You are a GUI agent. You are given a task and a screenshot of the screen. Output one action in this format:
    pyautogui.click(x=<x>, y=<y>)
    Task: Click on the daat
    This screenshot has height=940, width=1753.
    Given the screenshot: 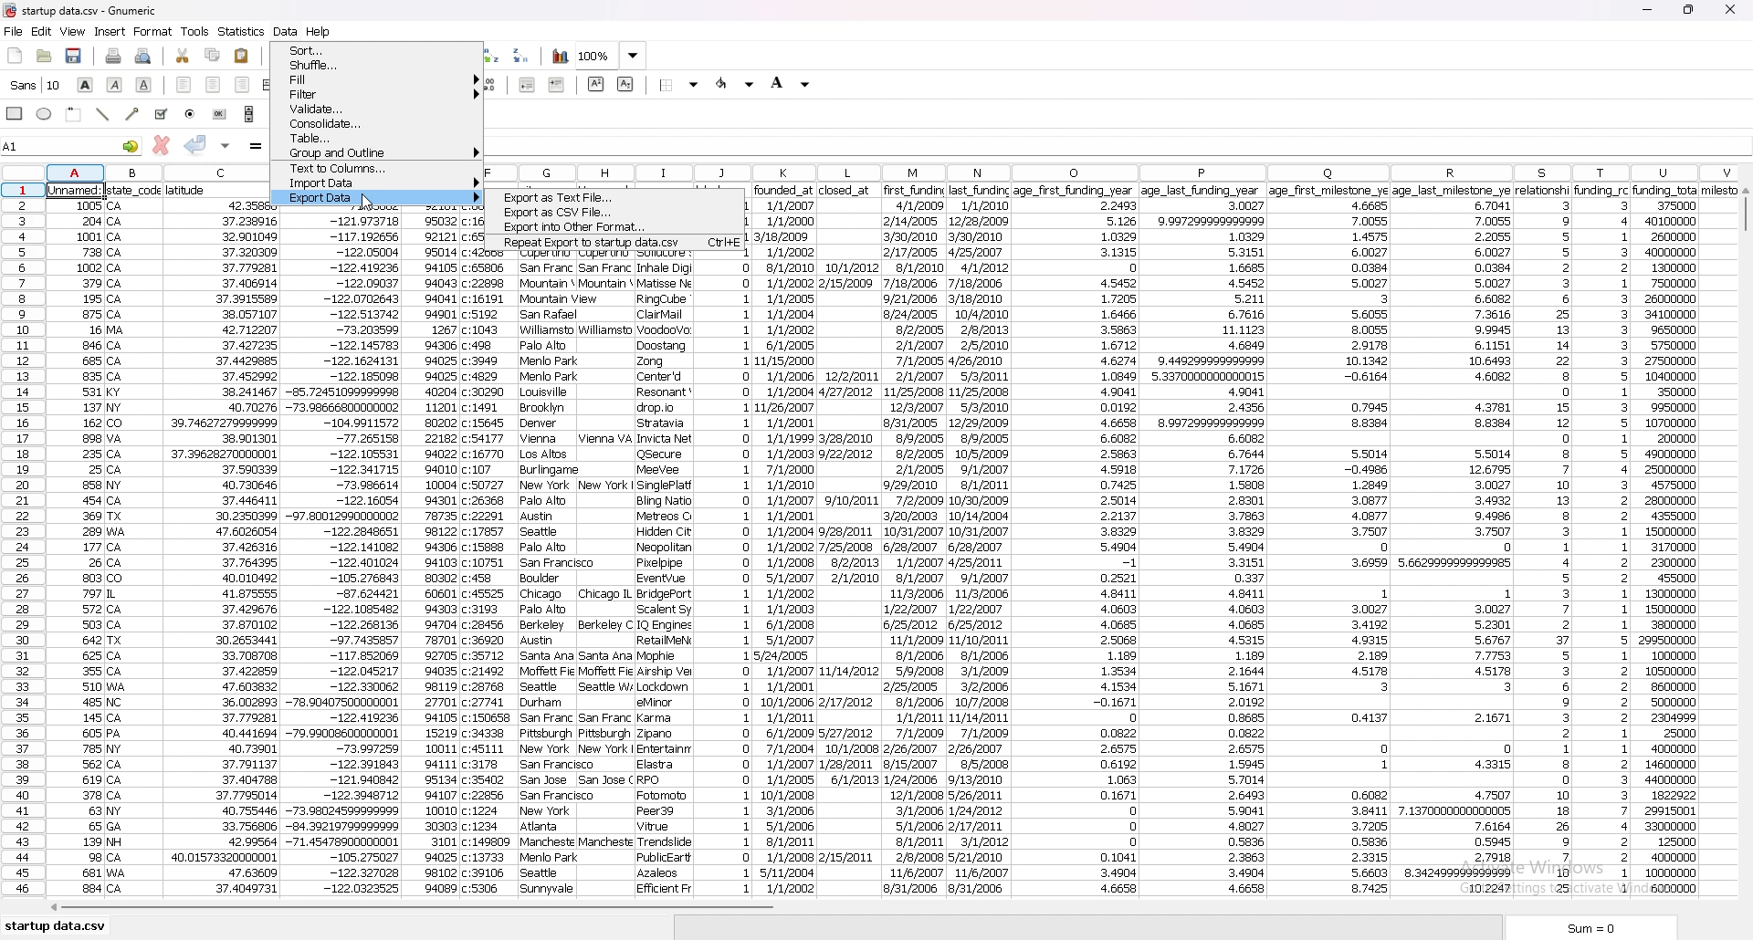 What is the action you would take?
    pyautogui.click(x=1681, y=539)
    